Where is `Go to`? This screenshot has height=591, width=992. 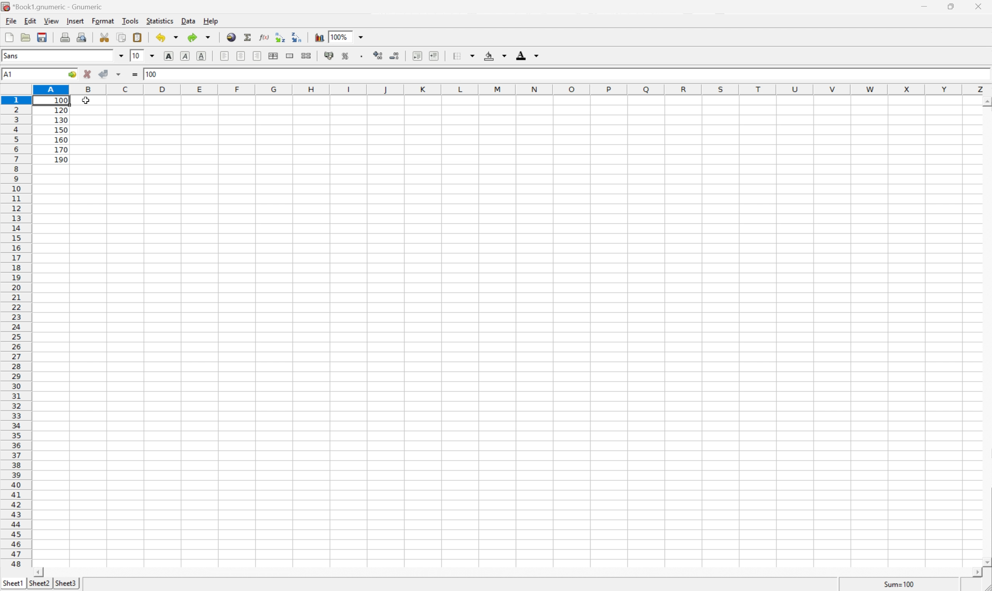
Go to is located at coordinates (73, 75).